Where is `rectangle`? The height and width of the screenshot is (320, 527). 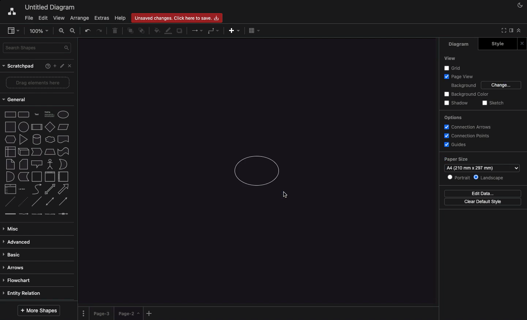
rectangle is located at coordinates (11, 114).